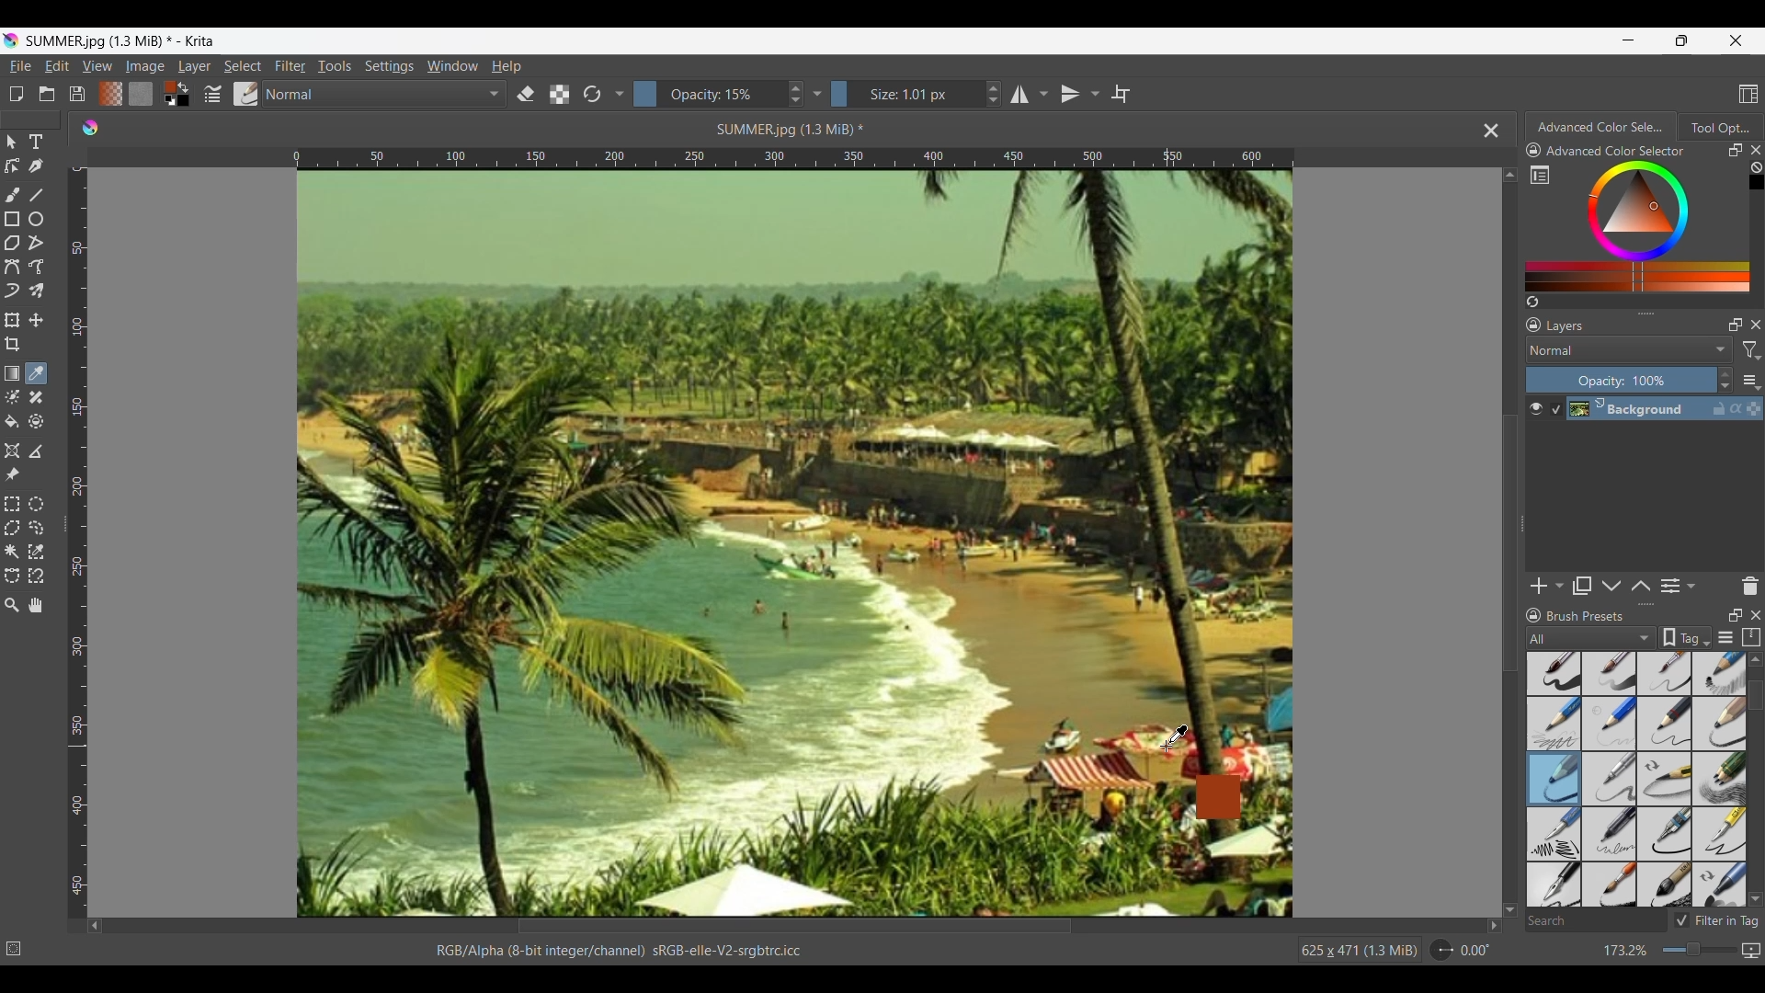 The width and height of the screenshot is (1765, 993). What do you see at coordinates (183, 87) in the screenshot?
I see `Swap color` at bounding box center [183, 87].